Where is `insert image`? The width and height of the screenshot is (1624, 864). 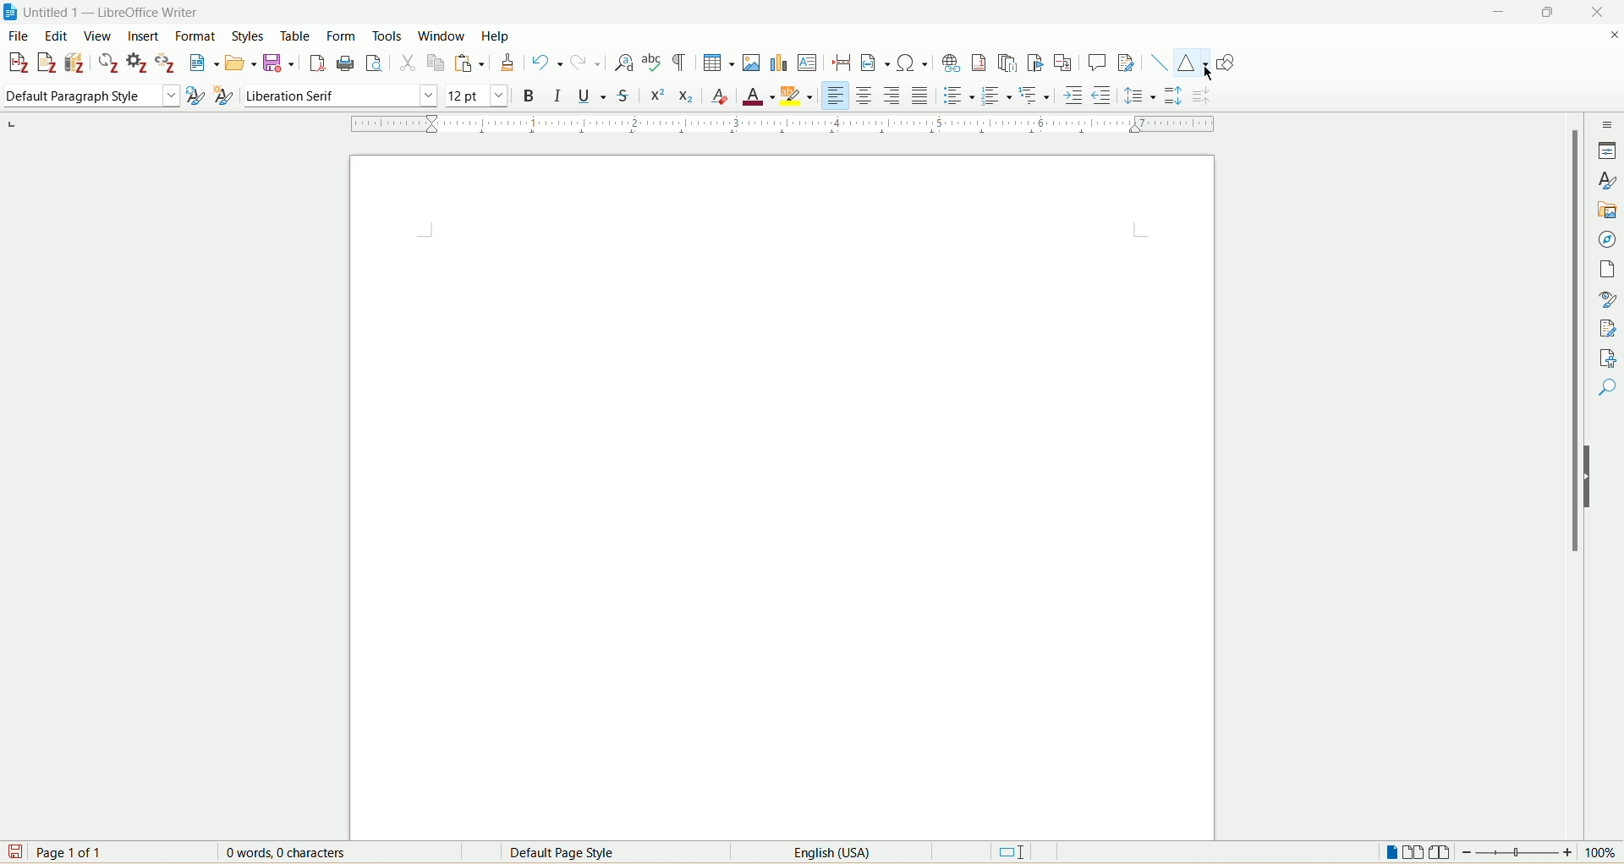 insert image is located at coordinates (754, 62).